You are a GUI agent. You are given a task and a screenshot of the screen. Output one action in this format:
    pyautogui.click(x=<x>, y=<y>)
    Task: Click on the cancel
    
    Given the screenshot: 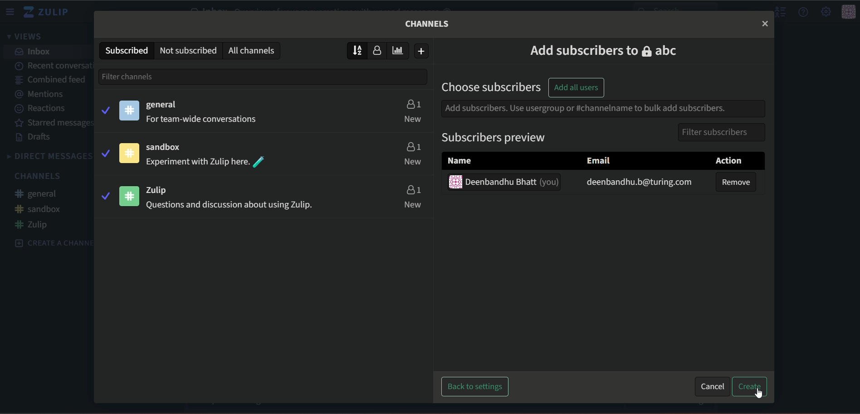 What is the action you would take?
    pyautogui.click(x=712, y=387)
    